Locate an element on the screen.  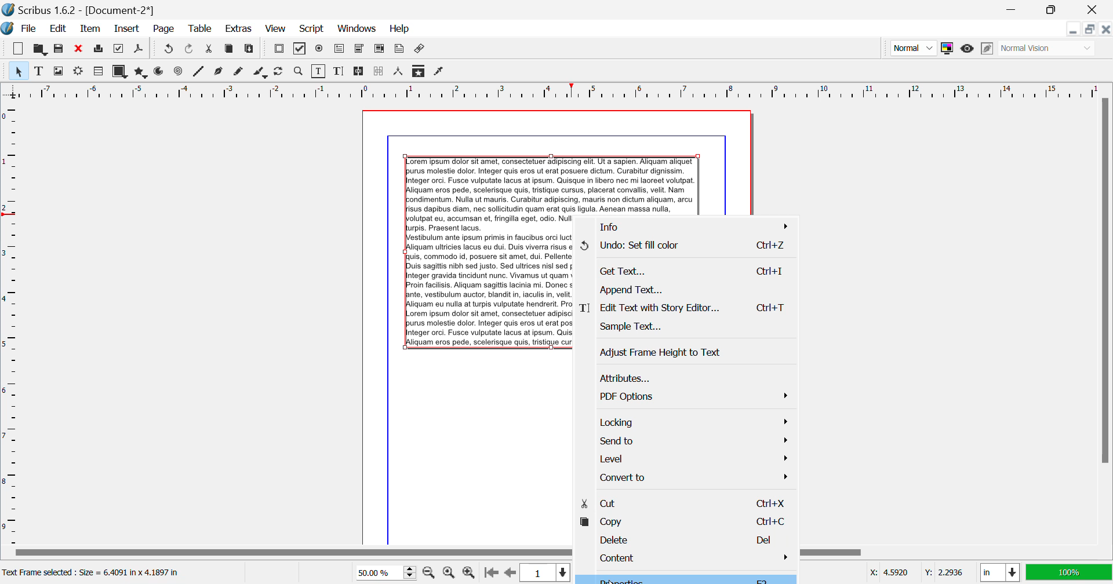
Sample Text is located at coordinates (686, 329).